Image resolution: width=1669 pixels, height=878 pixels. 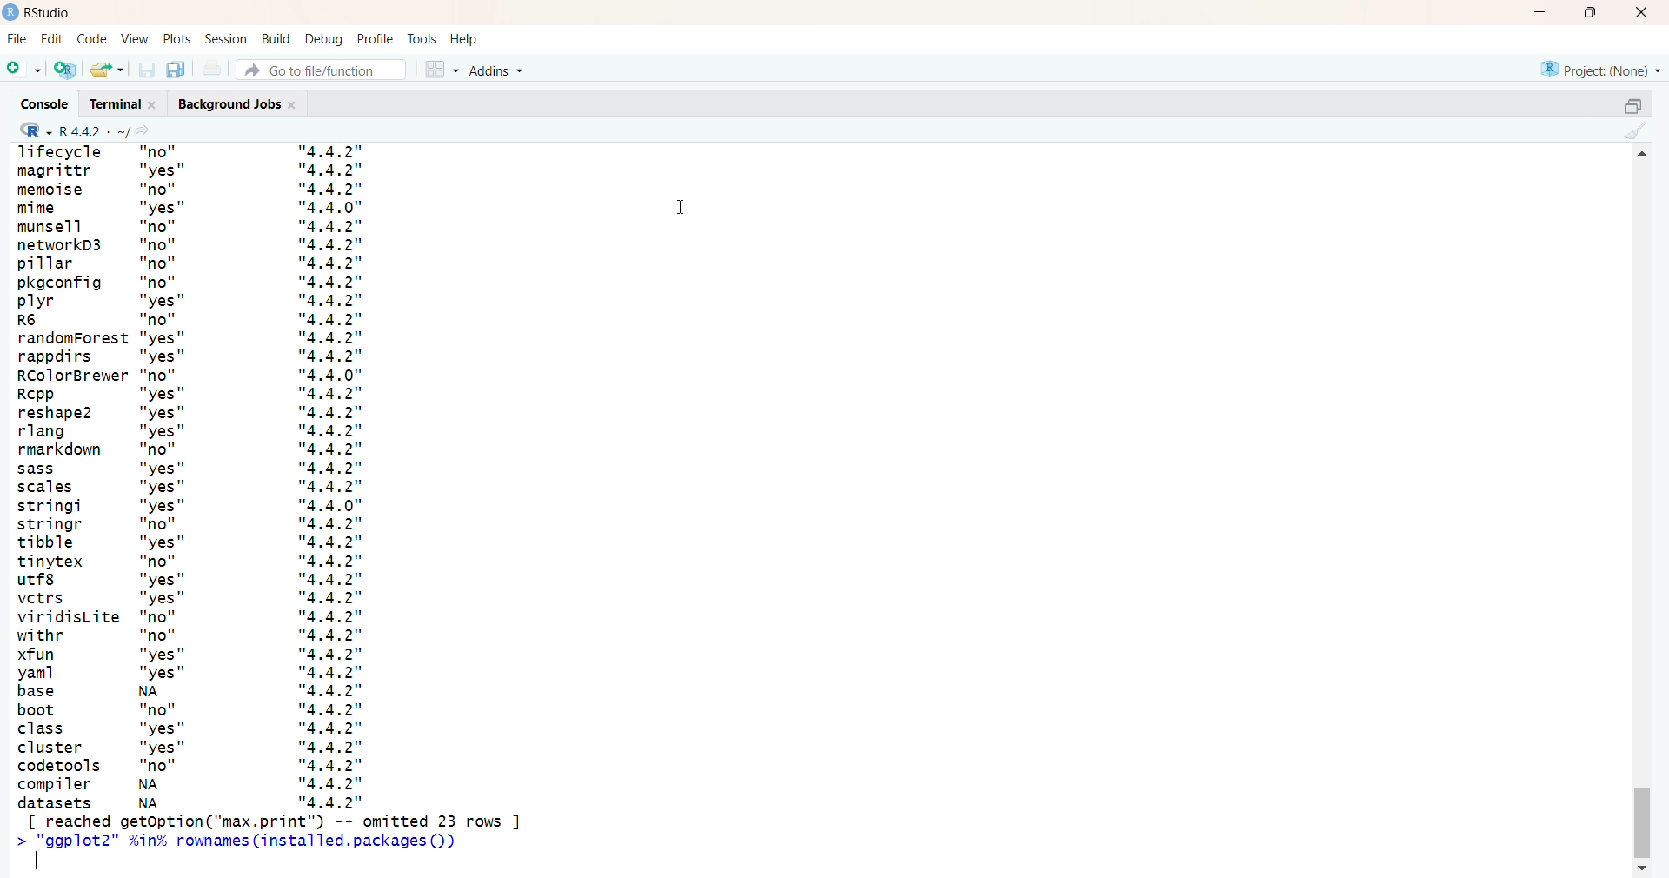 What do you see at coordinates (325, 70) in the screenshot?
I see `Go to file/function` at bounding box center [325, 70].